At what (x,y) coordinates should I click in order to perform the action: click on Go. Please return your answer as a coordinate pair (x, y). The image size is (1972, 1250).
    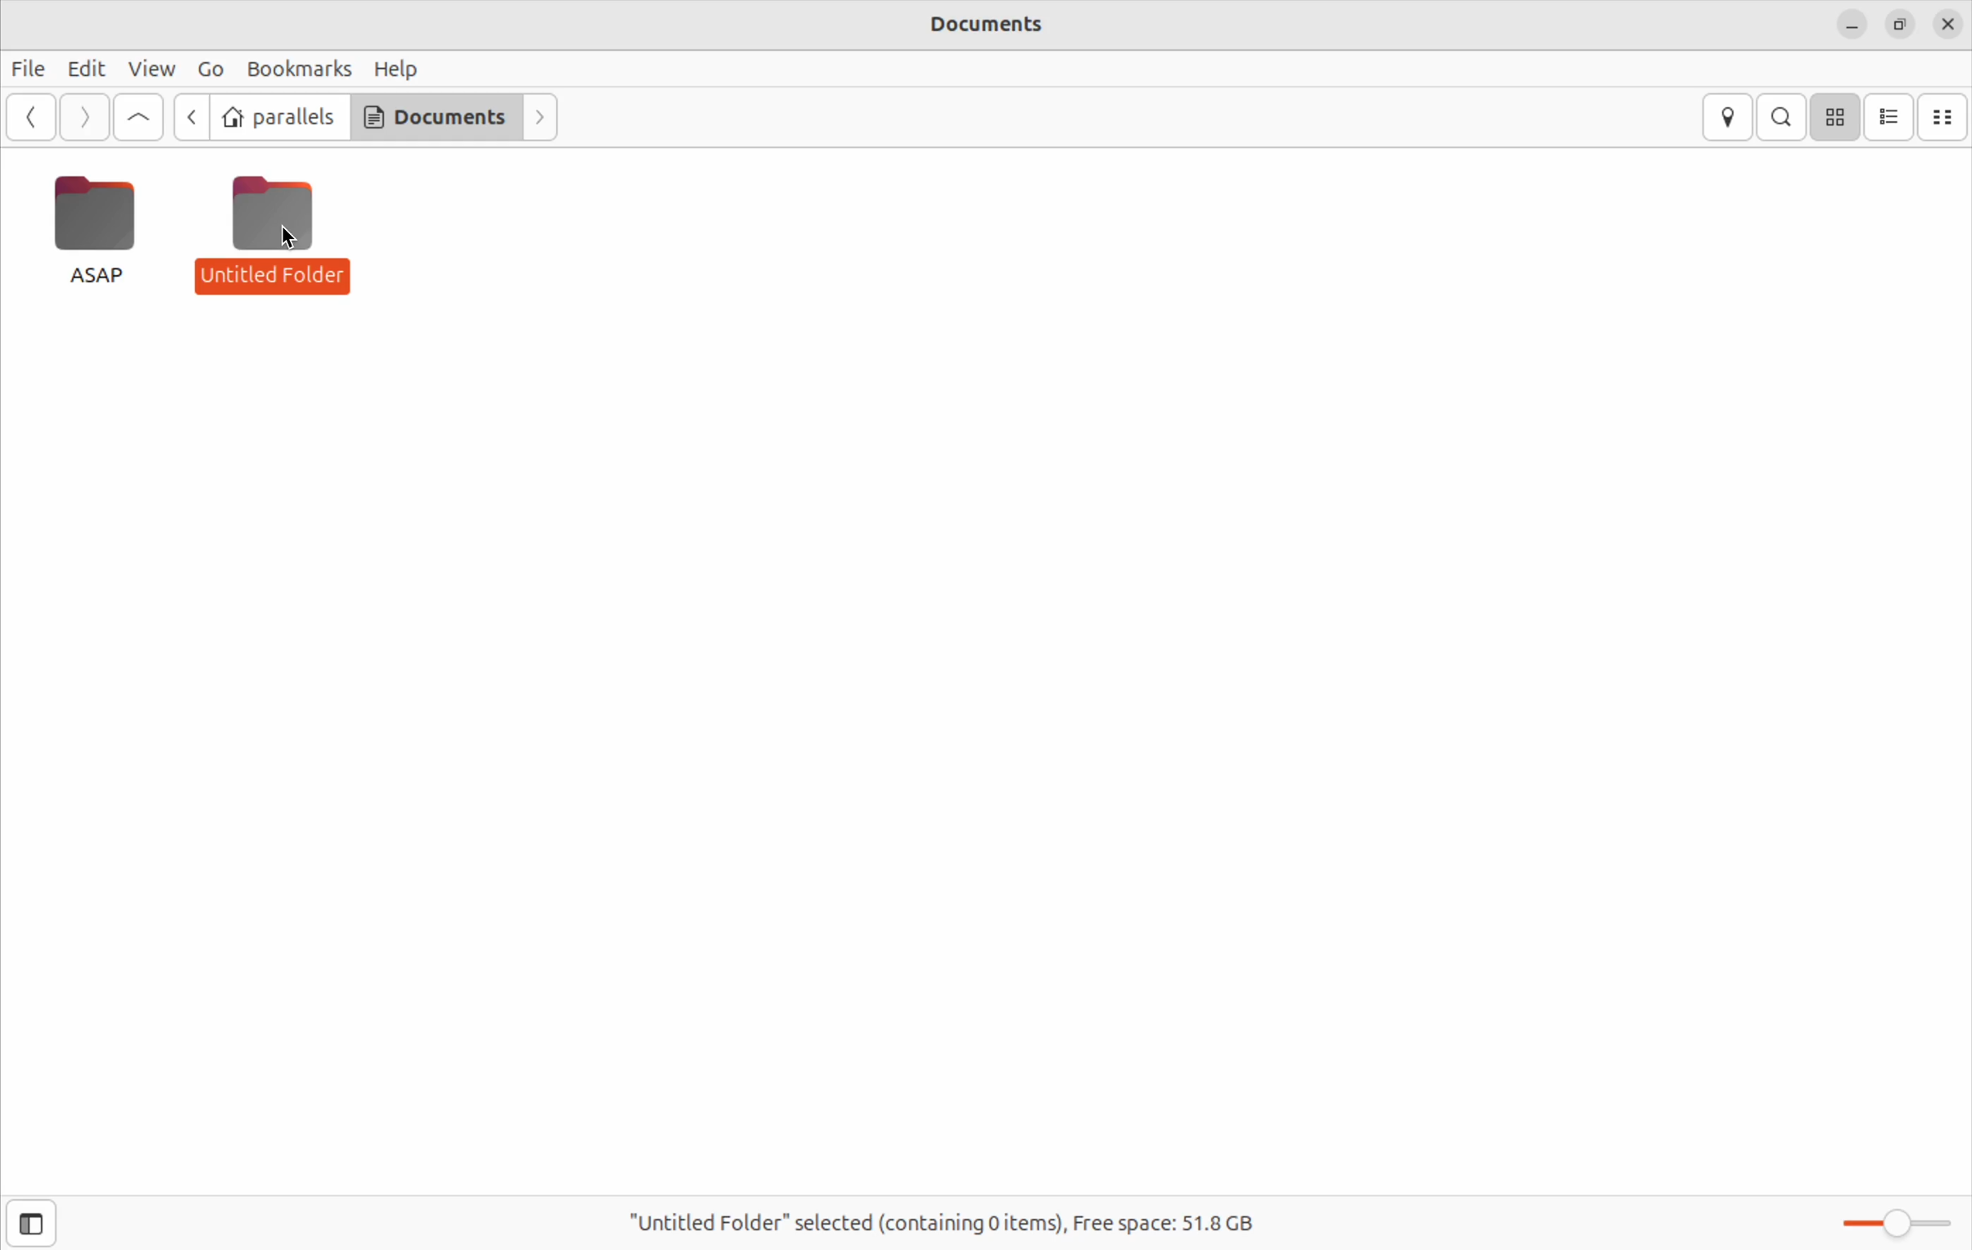
    Looking at the image, I should click on (209, 69).